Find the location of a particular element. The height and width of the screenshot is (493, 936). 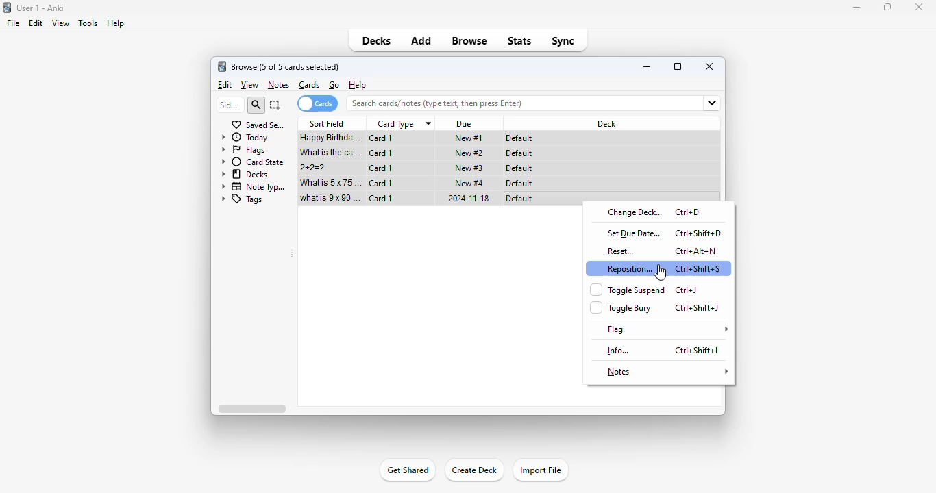

select formatting to remove is located at coordinates (711, 294).